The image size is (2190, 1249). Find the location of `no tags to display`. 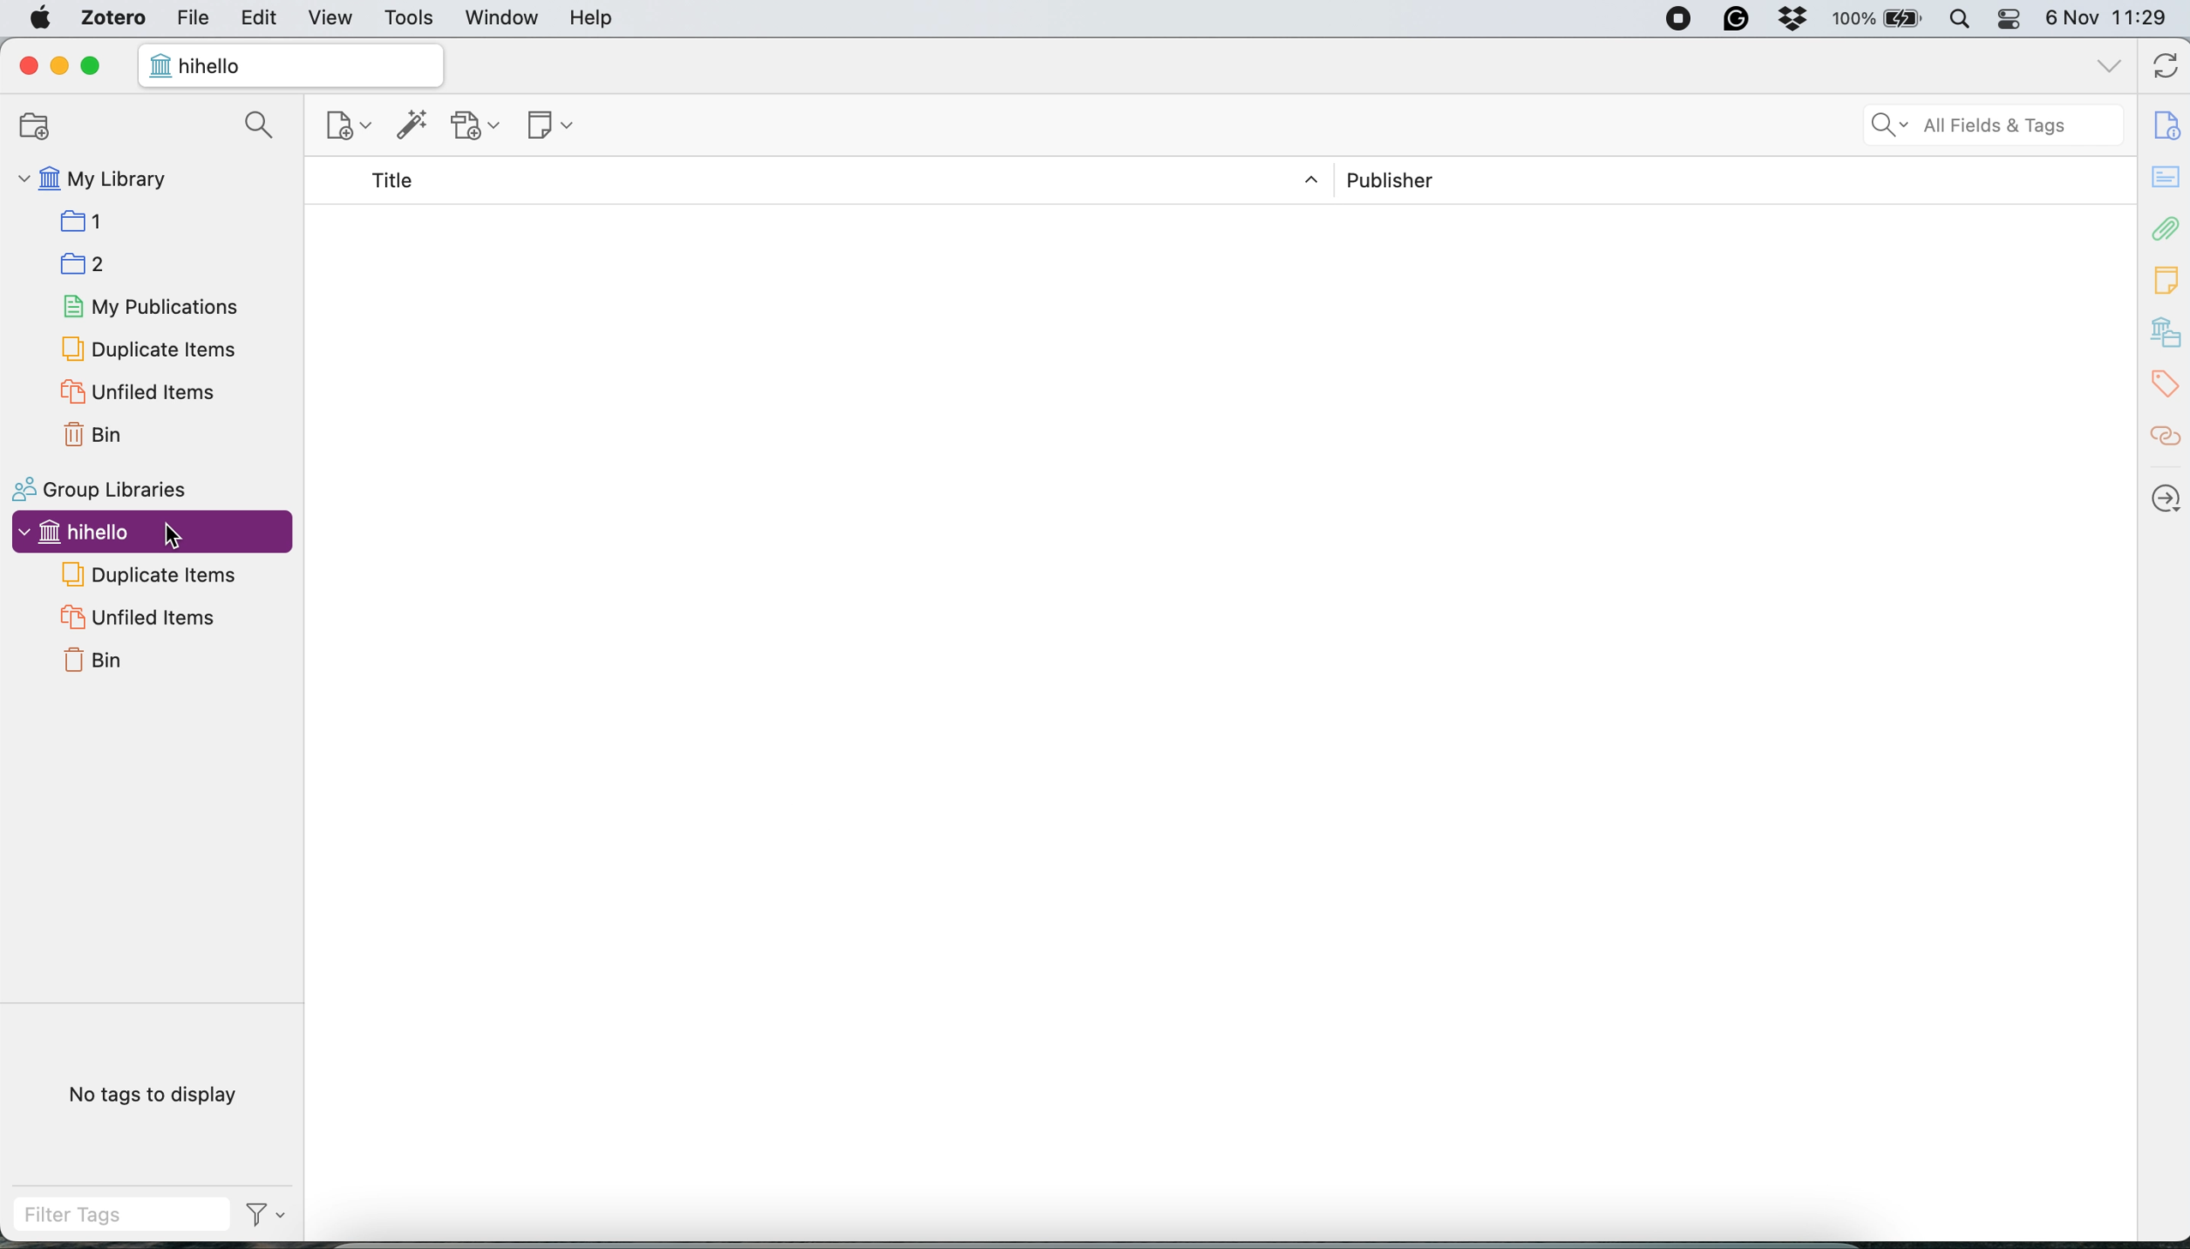

no tags to display is located at coordinates (160, 1096).